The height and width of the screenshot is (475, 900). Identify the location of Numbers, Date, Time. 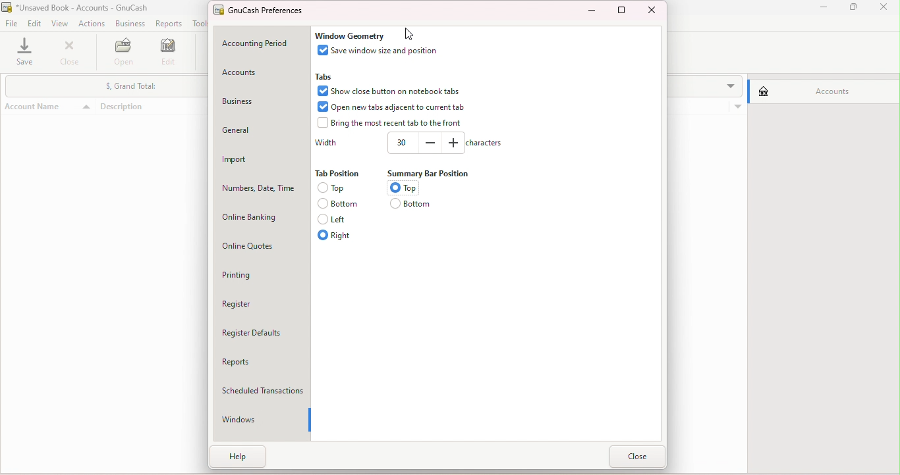
(258, 184).